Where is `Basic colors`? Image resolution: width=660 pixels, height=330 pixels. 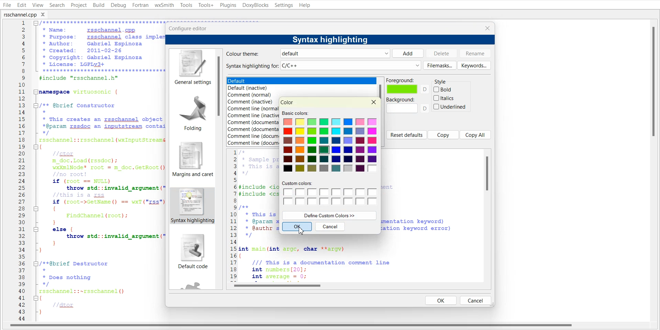 Basic colors is located at coordinates (294, 113).